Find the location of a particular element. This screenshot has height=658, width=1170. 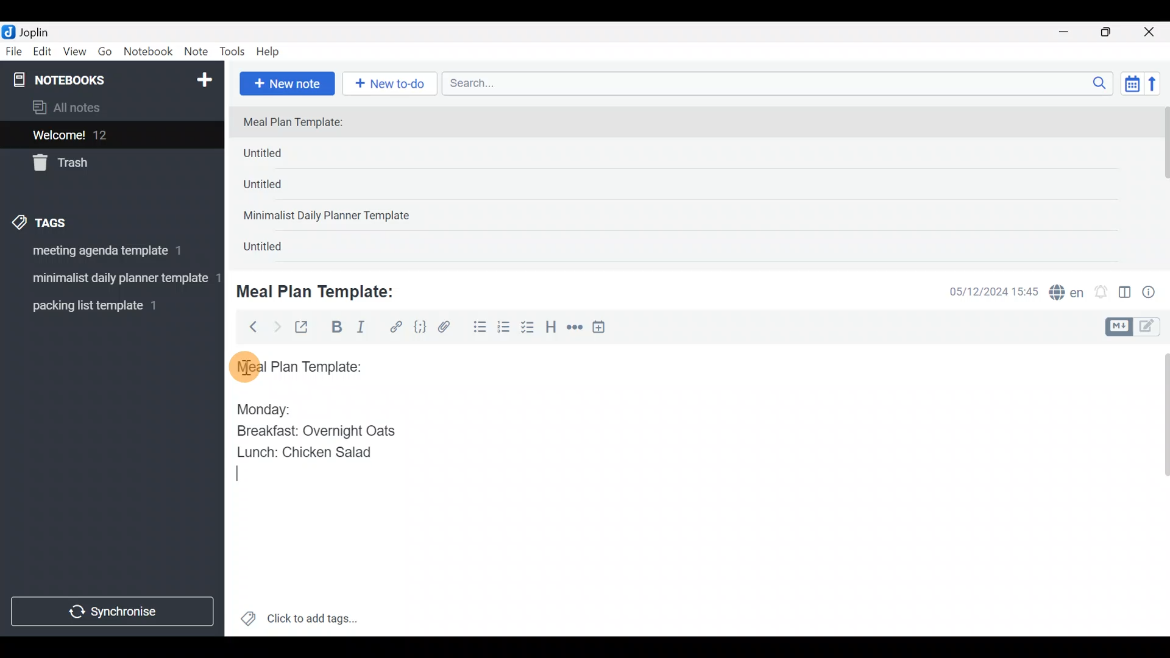

Lunch: Chicken Salad is located at coordinates (303, 452).